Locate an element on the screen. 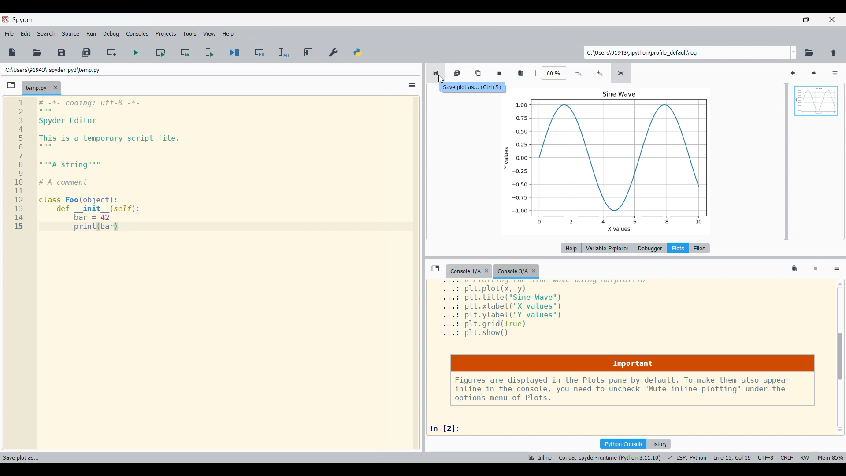  Tools men is located at coordinates (189, 34).